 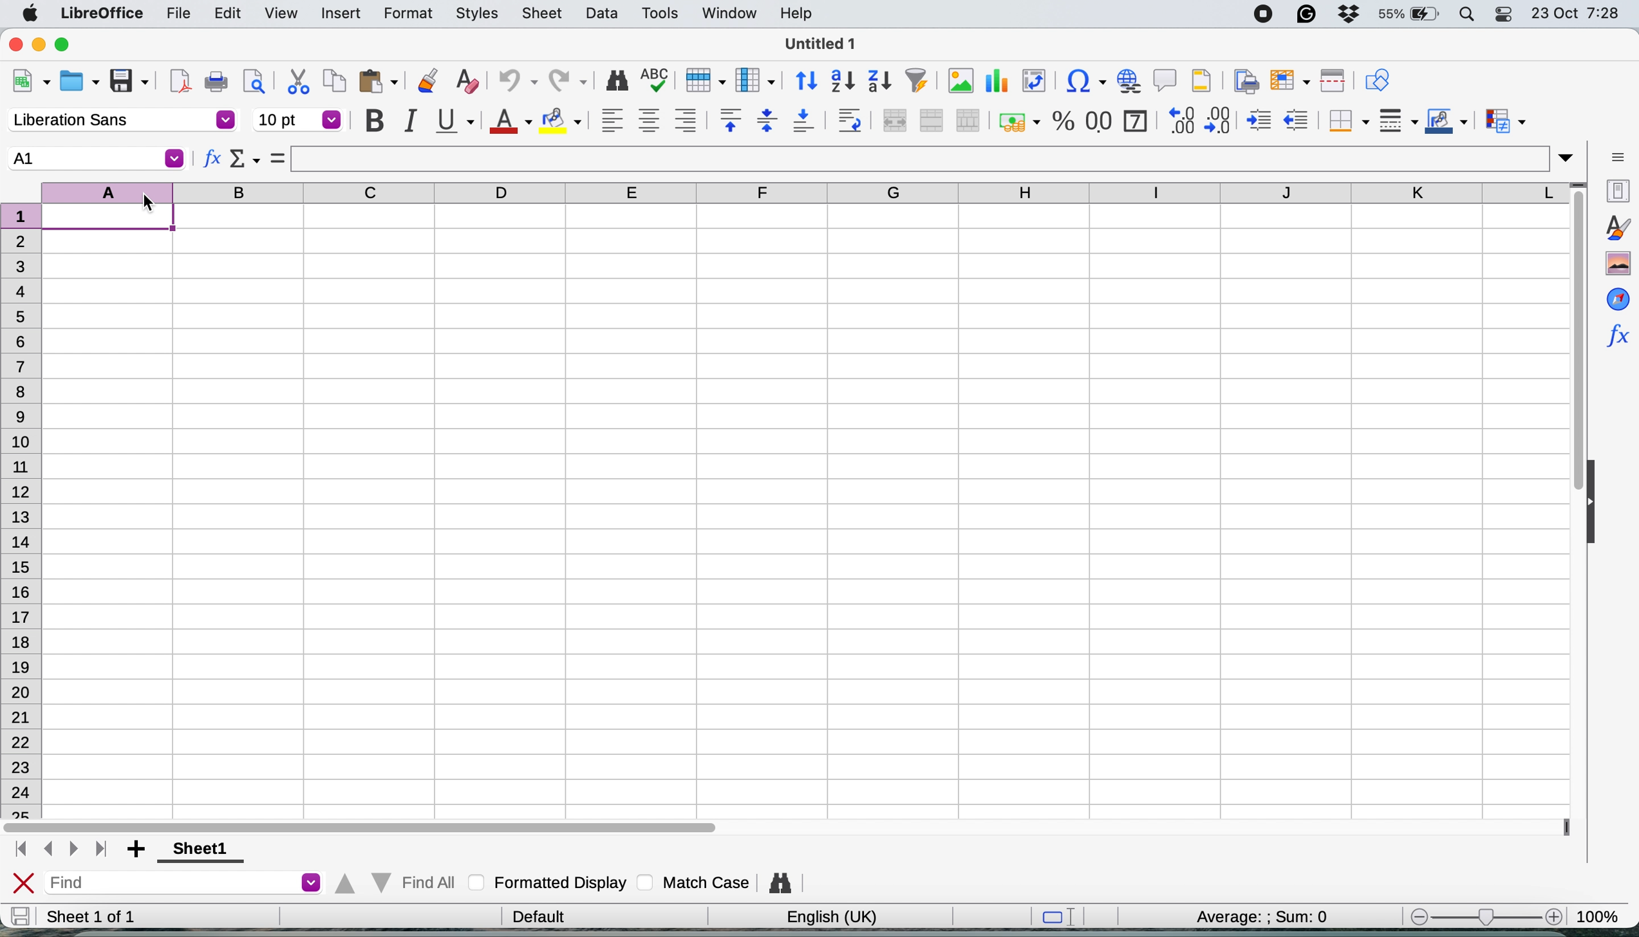 What do you see at coordinates (1306, 15) in the screenshot?
I see `grammarly` at bounding box center [1306, 15].